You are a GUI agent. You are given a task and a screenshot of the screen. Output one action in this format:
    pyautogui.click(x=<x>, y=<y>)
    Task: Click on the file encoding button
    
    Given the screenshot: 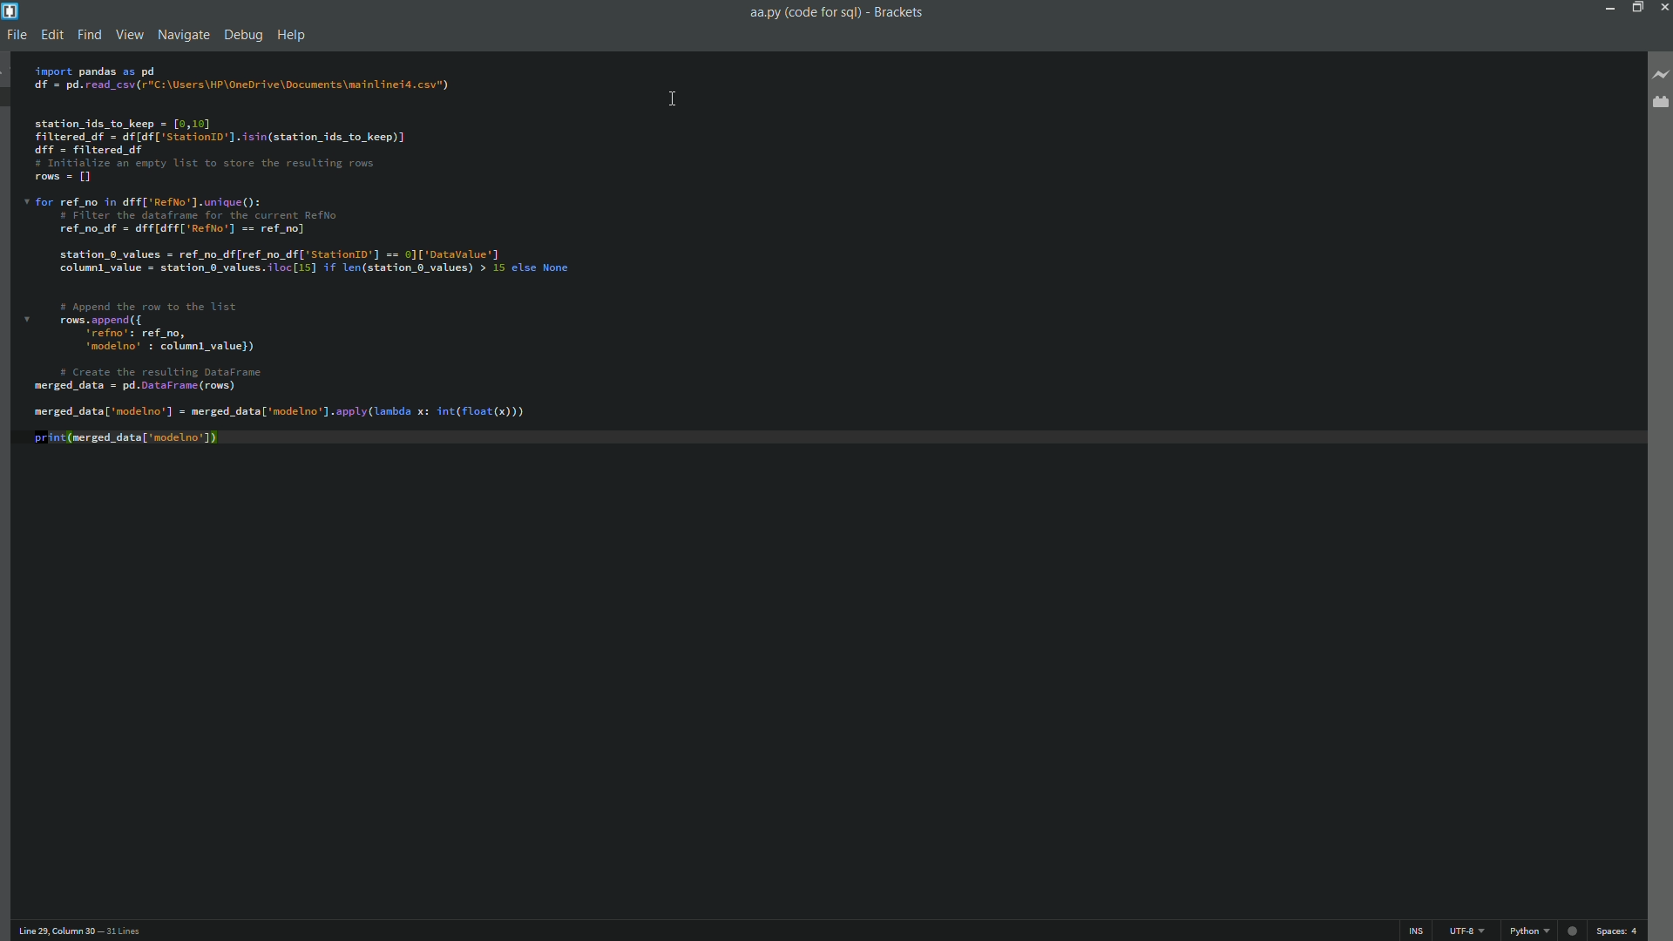 What is the action you would take?
    pyautogui.click(x=1466, y=931)
    